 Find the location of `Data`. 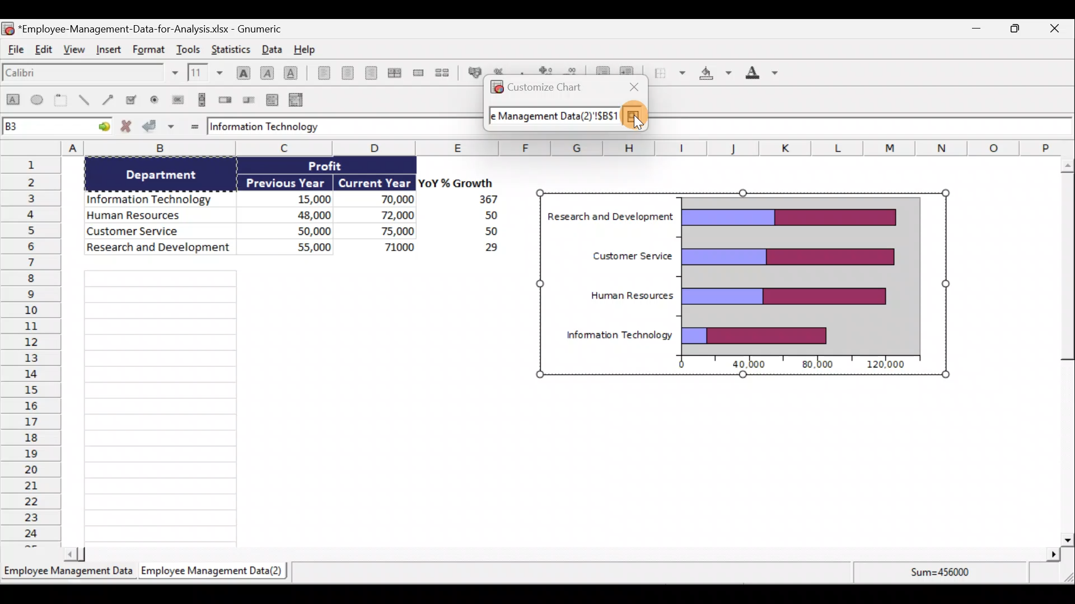

Data is located at coordinates (287, 209).